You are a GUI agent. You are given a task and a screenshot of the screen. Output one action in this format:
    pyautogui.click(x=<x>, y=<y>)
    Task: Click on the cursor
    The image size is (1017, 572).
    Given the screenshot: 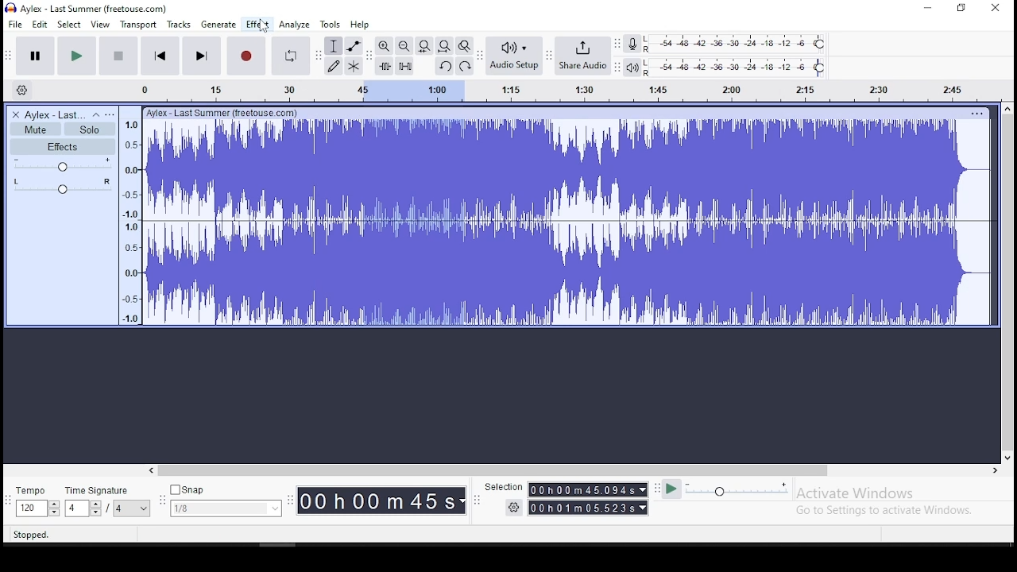 What is the action you would take?
    pyautogui.click(x=264, y=28)
    